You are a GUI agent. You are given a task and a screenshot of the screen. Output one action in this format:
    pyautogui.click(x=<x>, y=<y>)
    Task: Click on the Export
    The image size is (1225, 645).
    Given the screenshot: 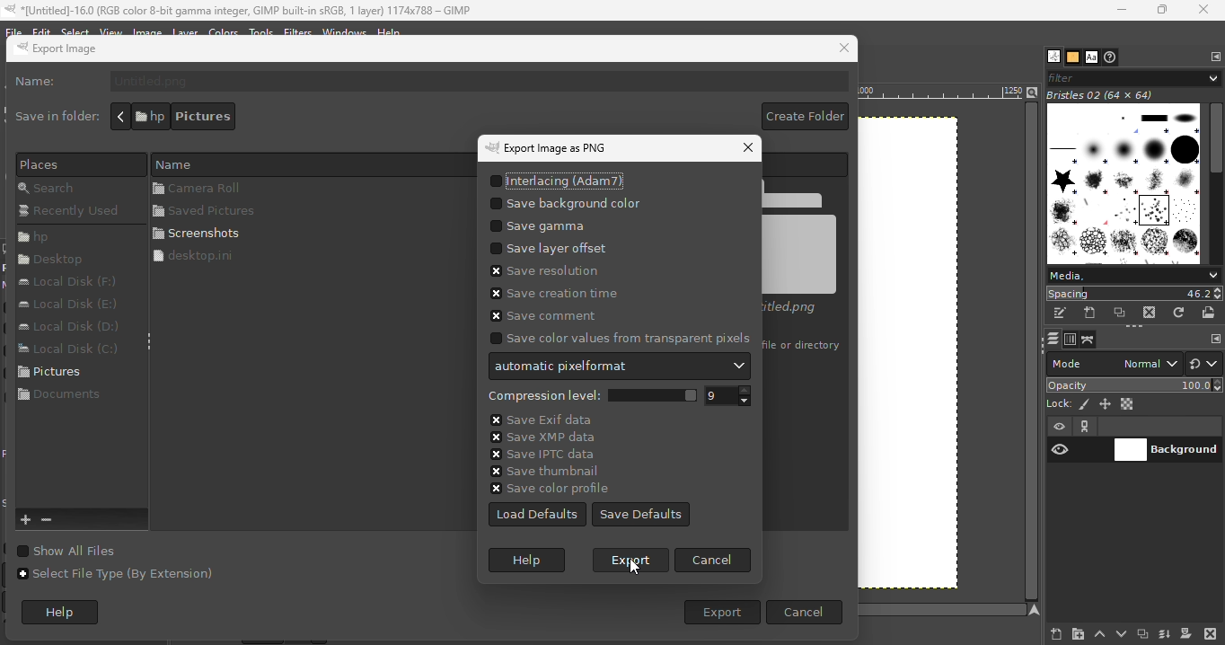 What is the action you would take?
    pyautogui.click(x=631, y=561)
    